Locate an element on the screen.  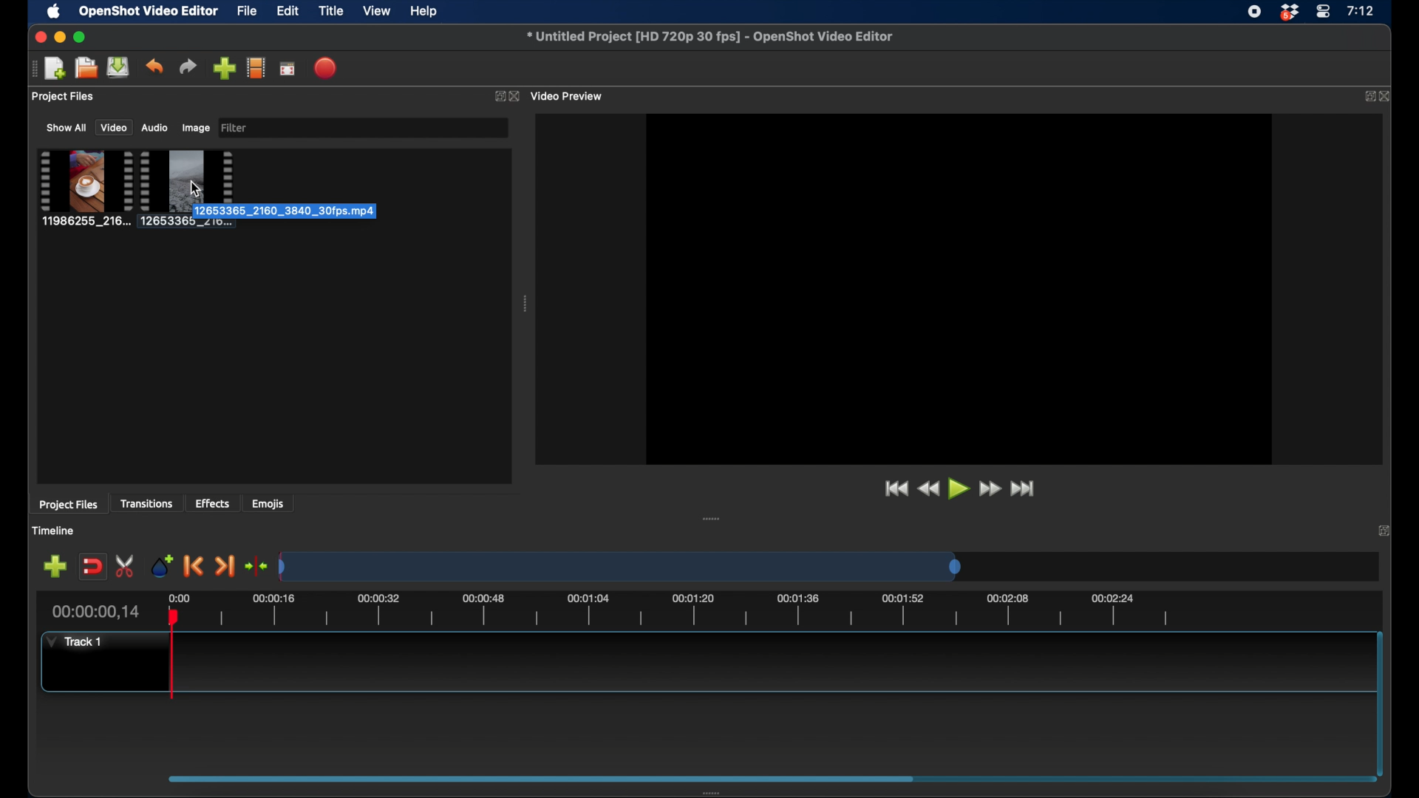
drag handle is located at coordinates (711, 518).